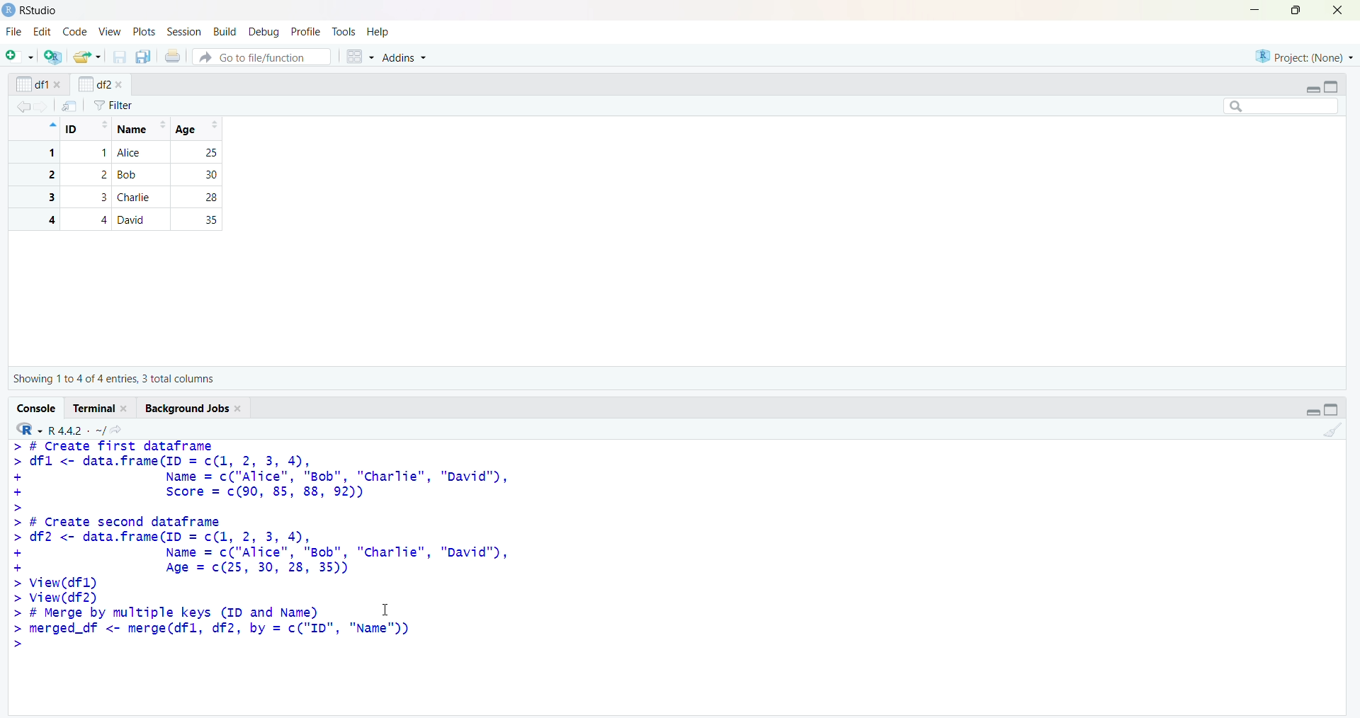 This screenshot has width=1360, height=718. What do you see at coordinates (54, 57) in the screenshot?
I see `add R file` at bounding box center [54, 57].